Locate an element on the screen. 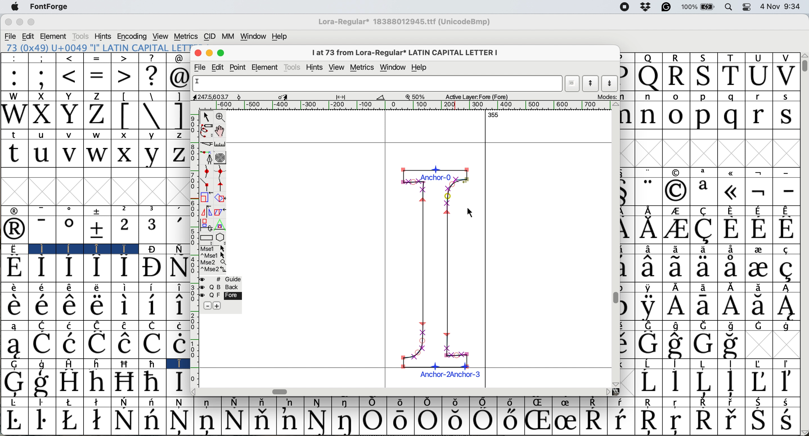 This screenshot has width=809, height=436. Symbol is located at coordinates (179, 287).